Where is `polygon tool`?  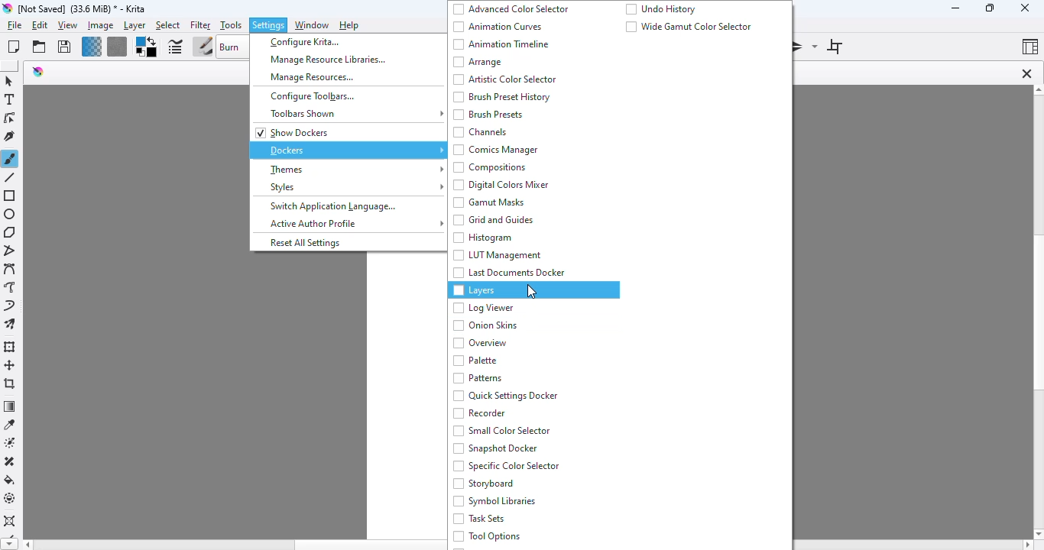
polygon tool is located at coordinates (10, 232).